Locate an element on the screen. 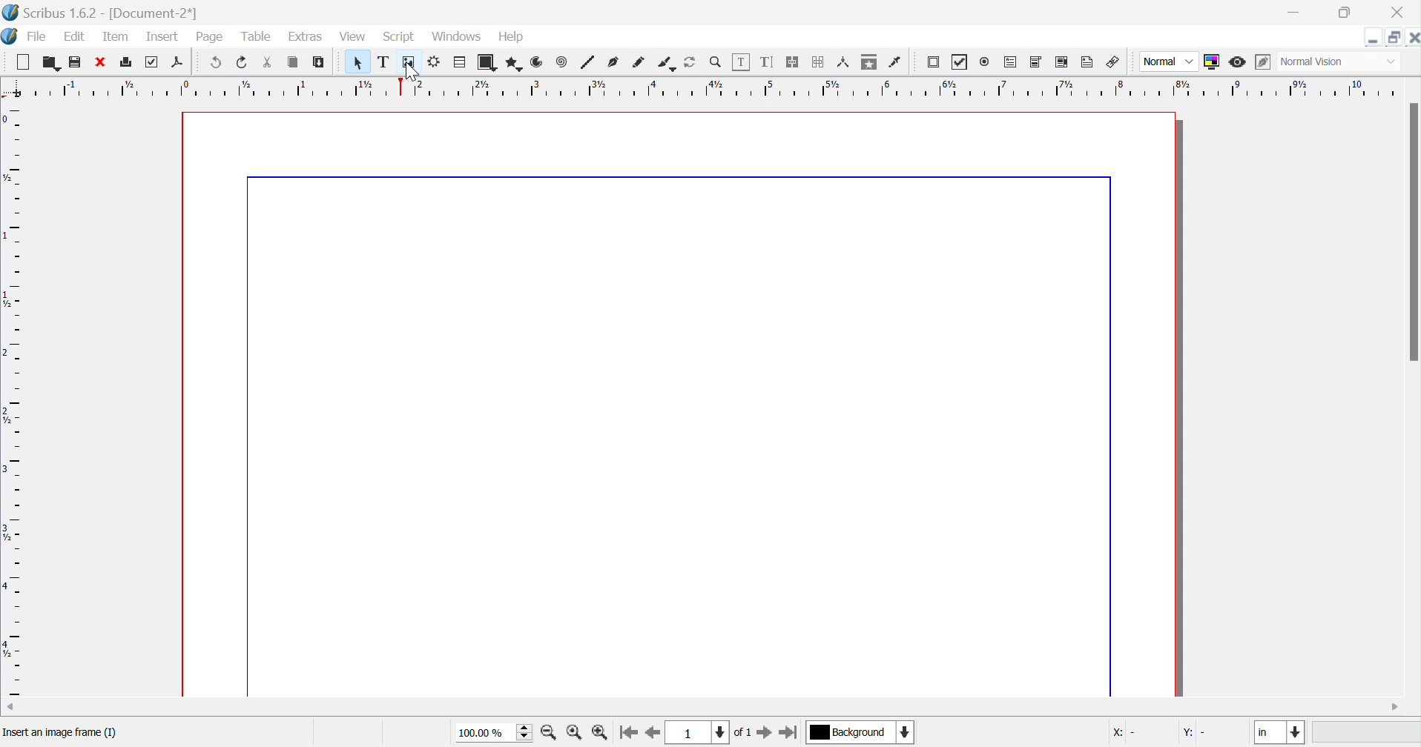 The height and width of the screenshot is (747, 1421). render frame is located at coordinates (435, 61).